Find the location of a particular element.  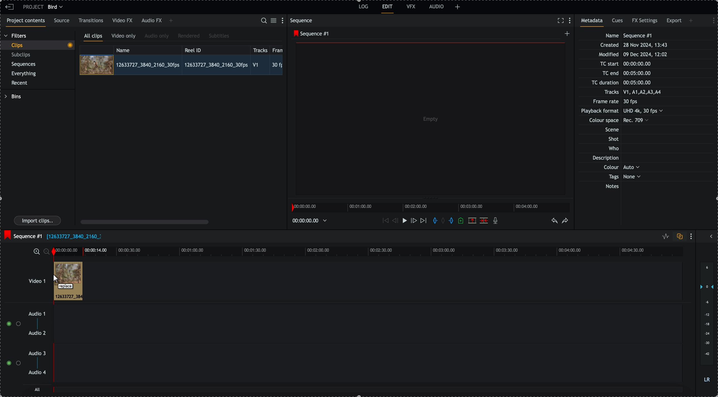

cursor is located at coordinates (66, 281).